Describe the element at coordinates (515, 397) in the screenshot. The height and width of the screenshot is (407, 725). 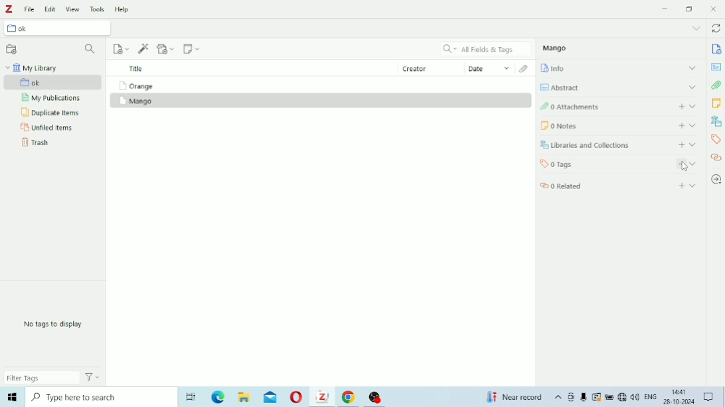
I see `Temperature` at that location.